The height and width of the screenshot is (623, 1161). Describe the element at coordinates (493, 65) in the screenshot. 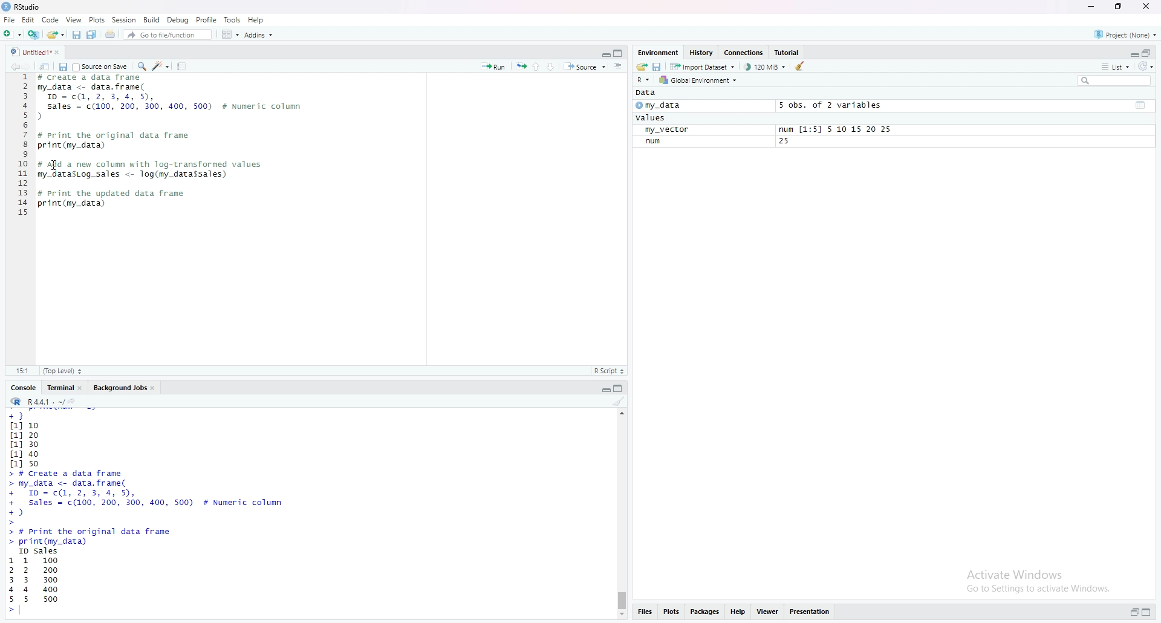

I see `run the current line or selection` at that location.